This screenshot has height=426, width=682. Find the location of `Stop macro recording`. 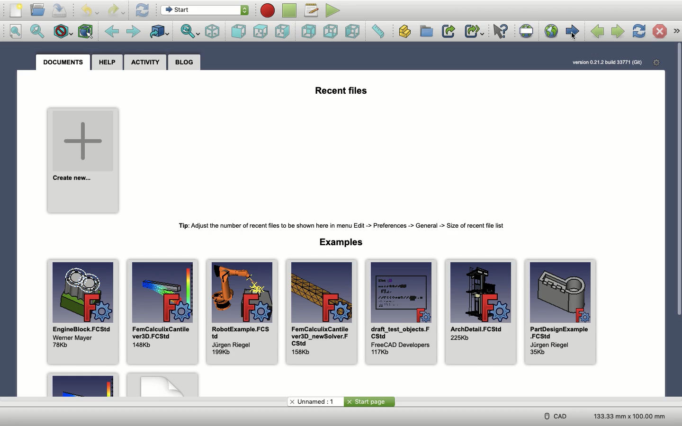

Stop macro recording is located at coordinates (290, 10).